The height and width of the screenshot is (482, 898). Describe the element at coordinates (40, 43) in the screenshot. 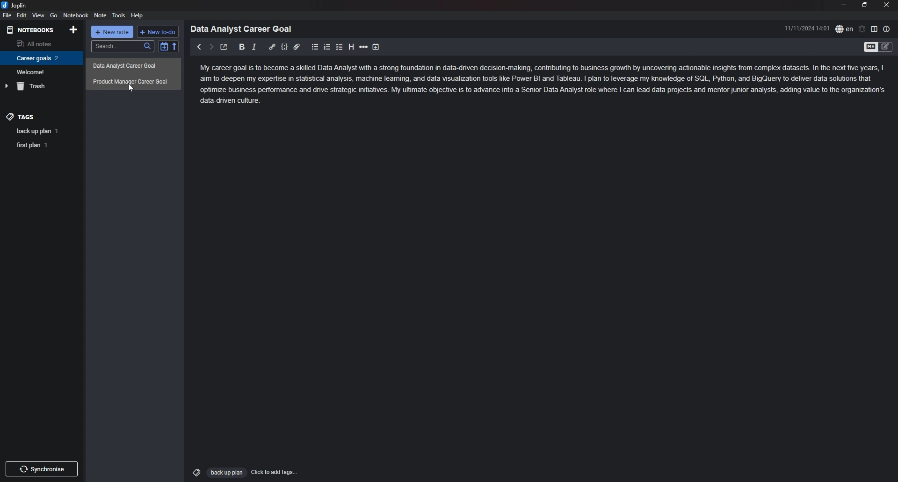

I see `all notes` at that location.